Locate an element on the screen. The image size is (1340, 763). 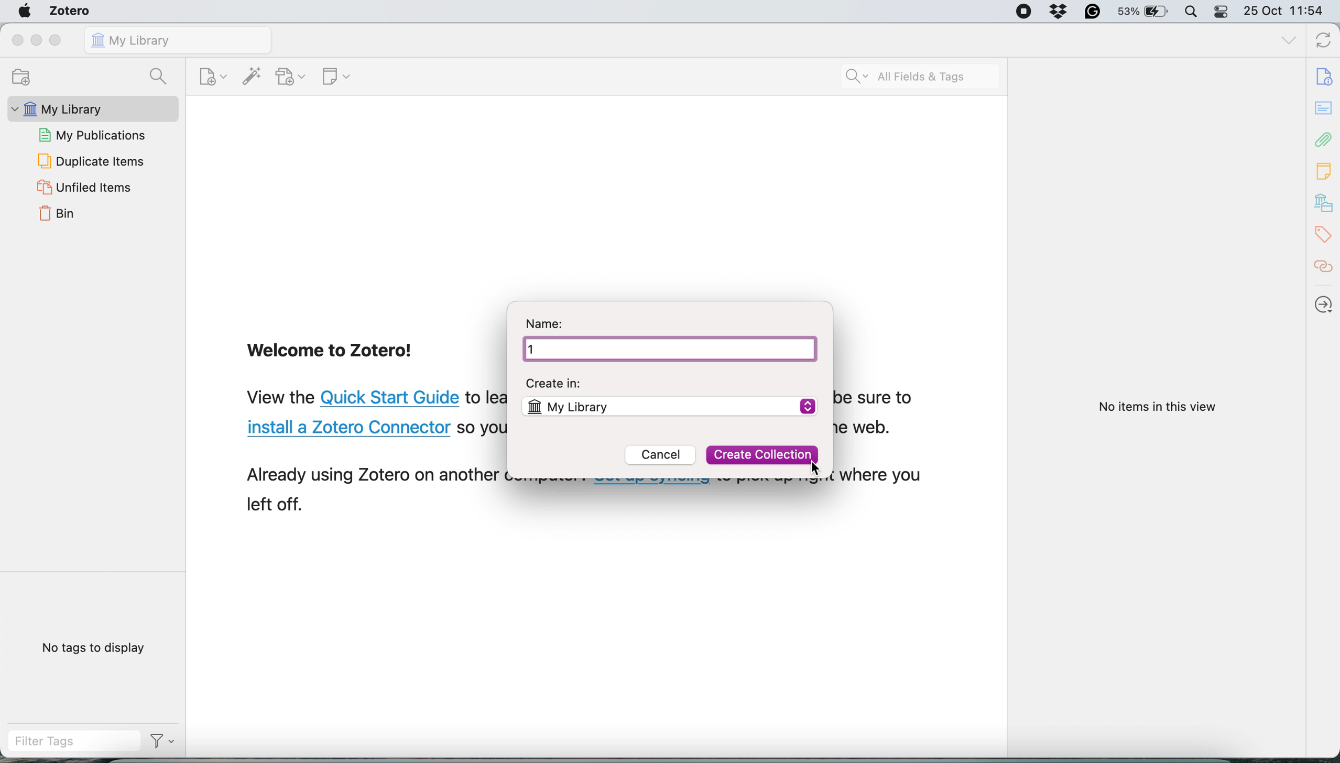
citations is located at coordinates (1324, 267).